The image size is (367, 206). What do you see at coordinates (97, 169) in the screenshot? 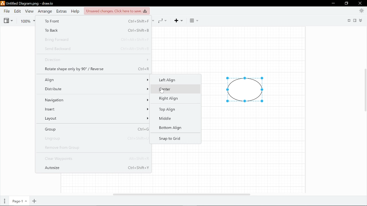
I see `Autosize` at bounding box center [97, 169].